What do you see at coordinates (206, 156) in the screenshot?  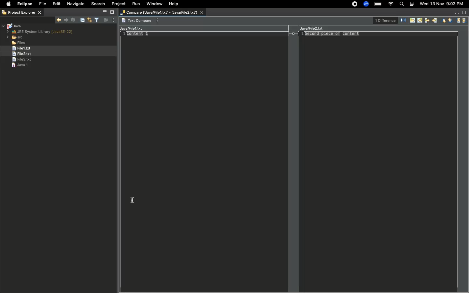 I see `coding area` at bounding box center [206, 156].